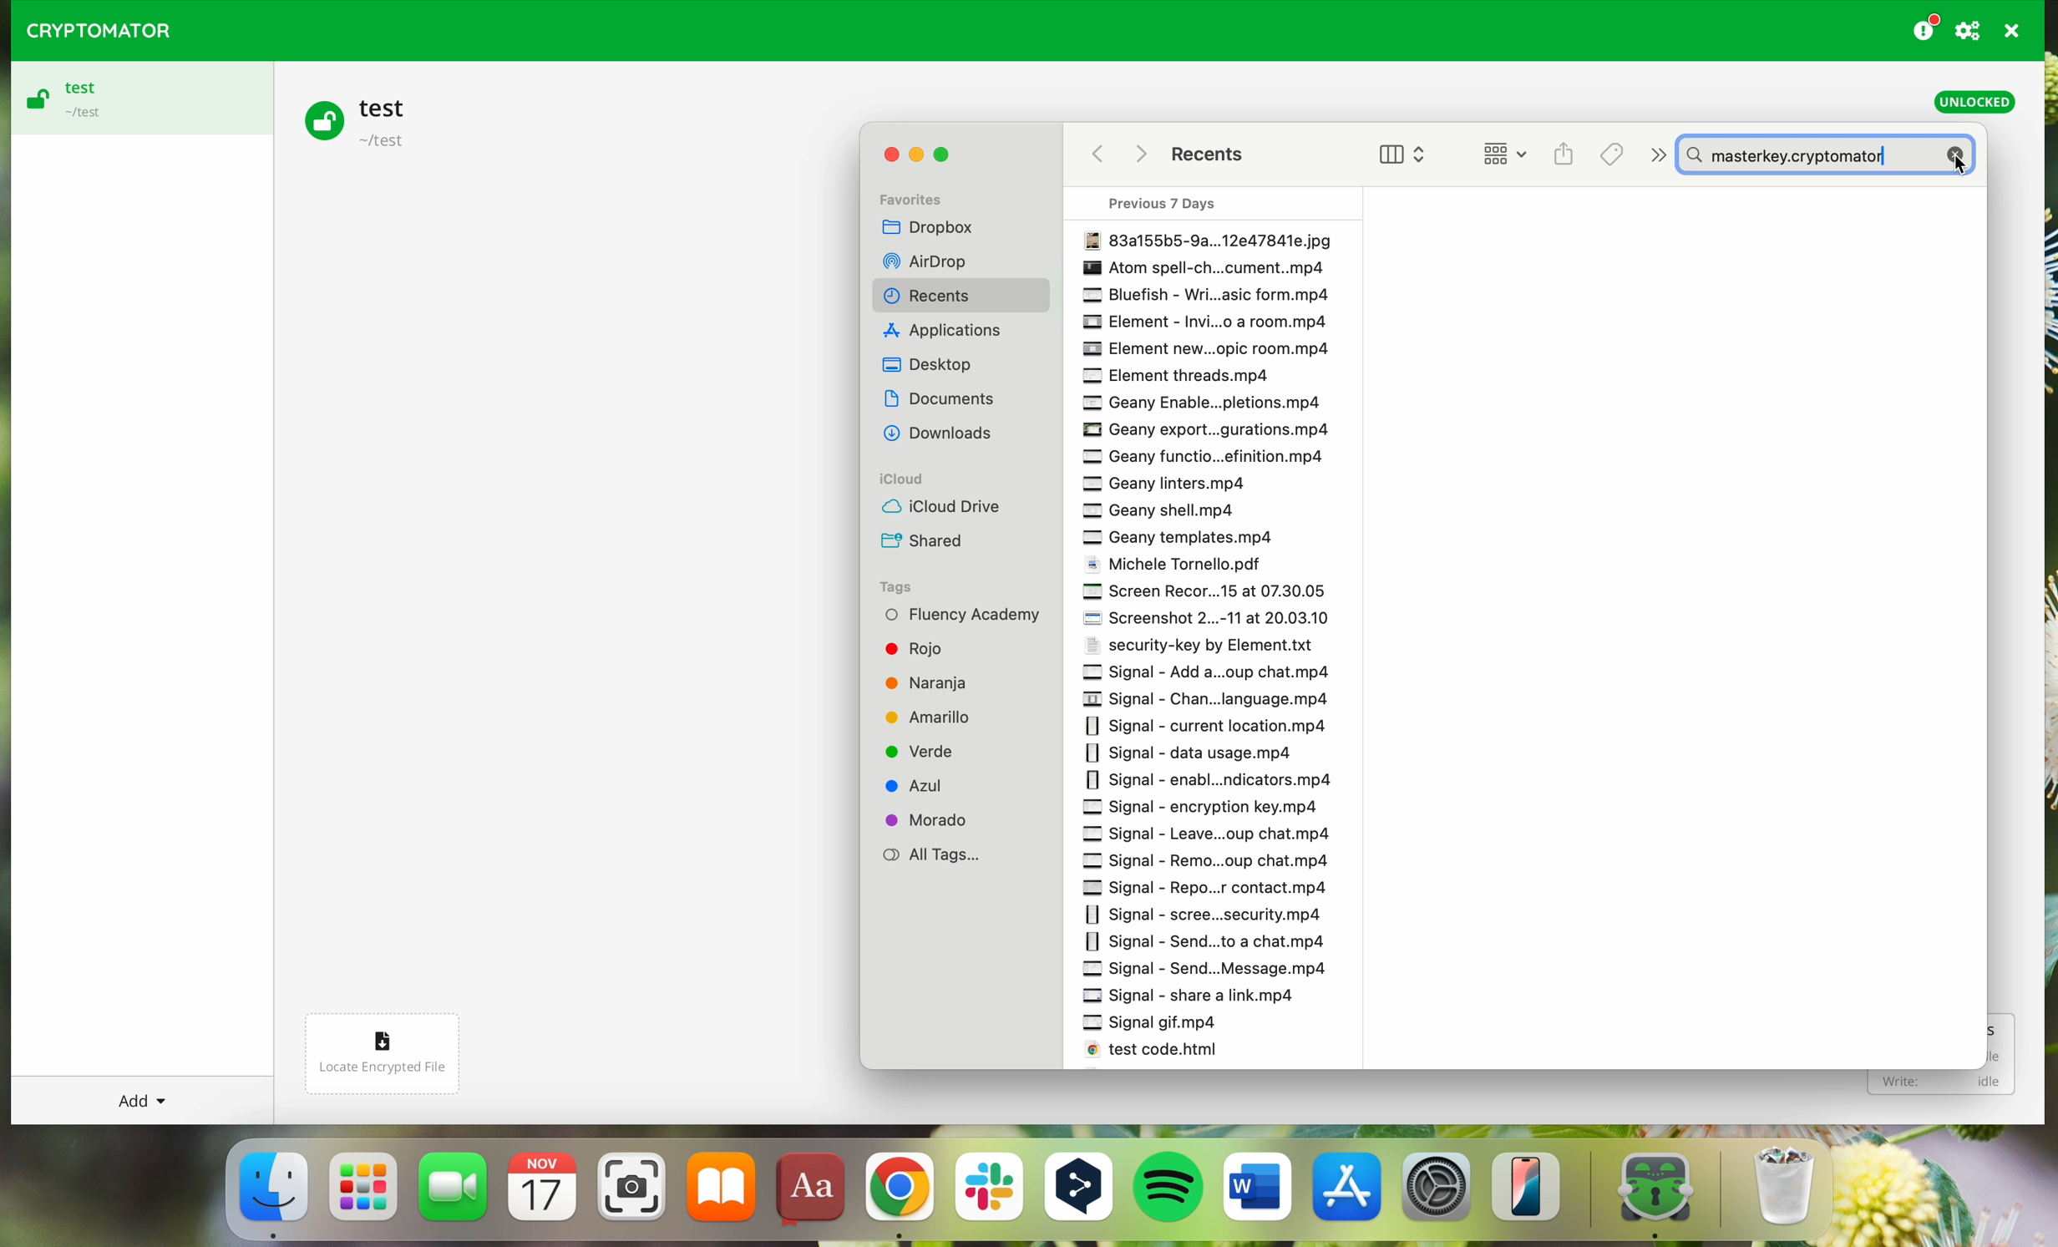  What do you see at coordinates (1229, 836) in the screenshot?
I see `signal leave` at bounding box center [1229, 836].